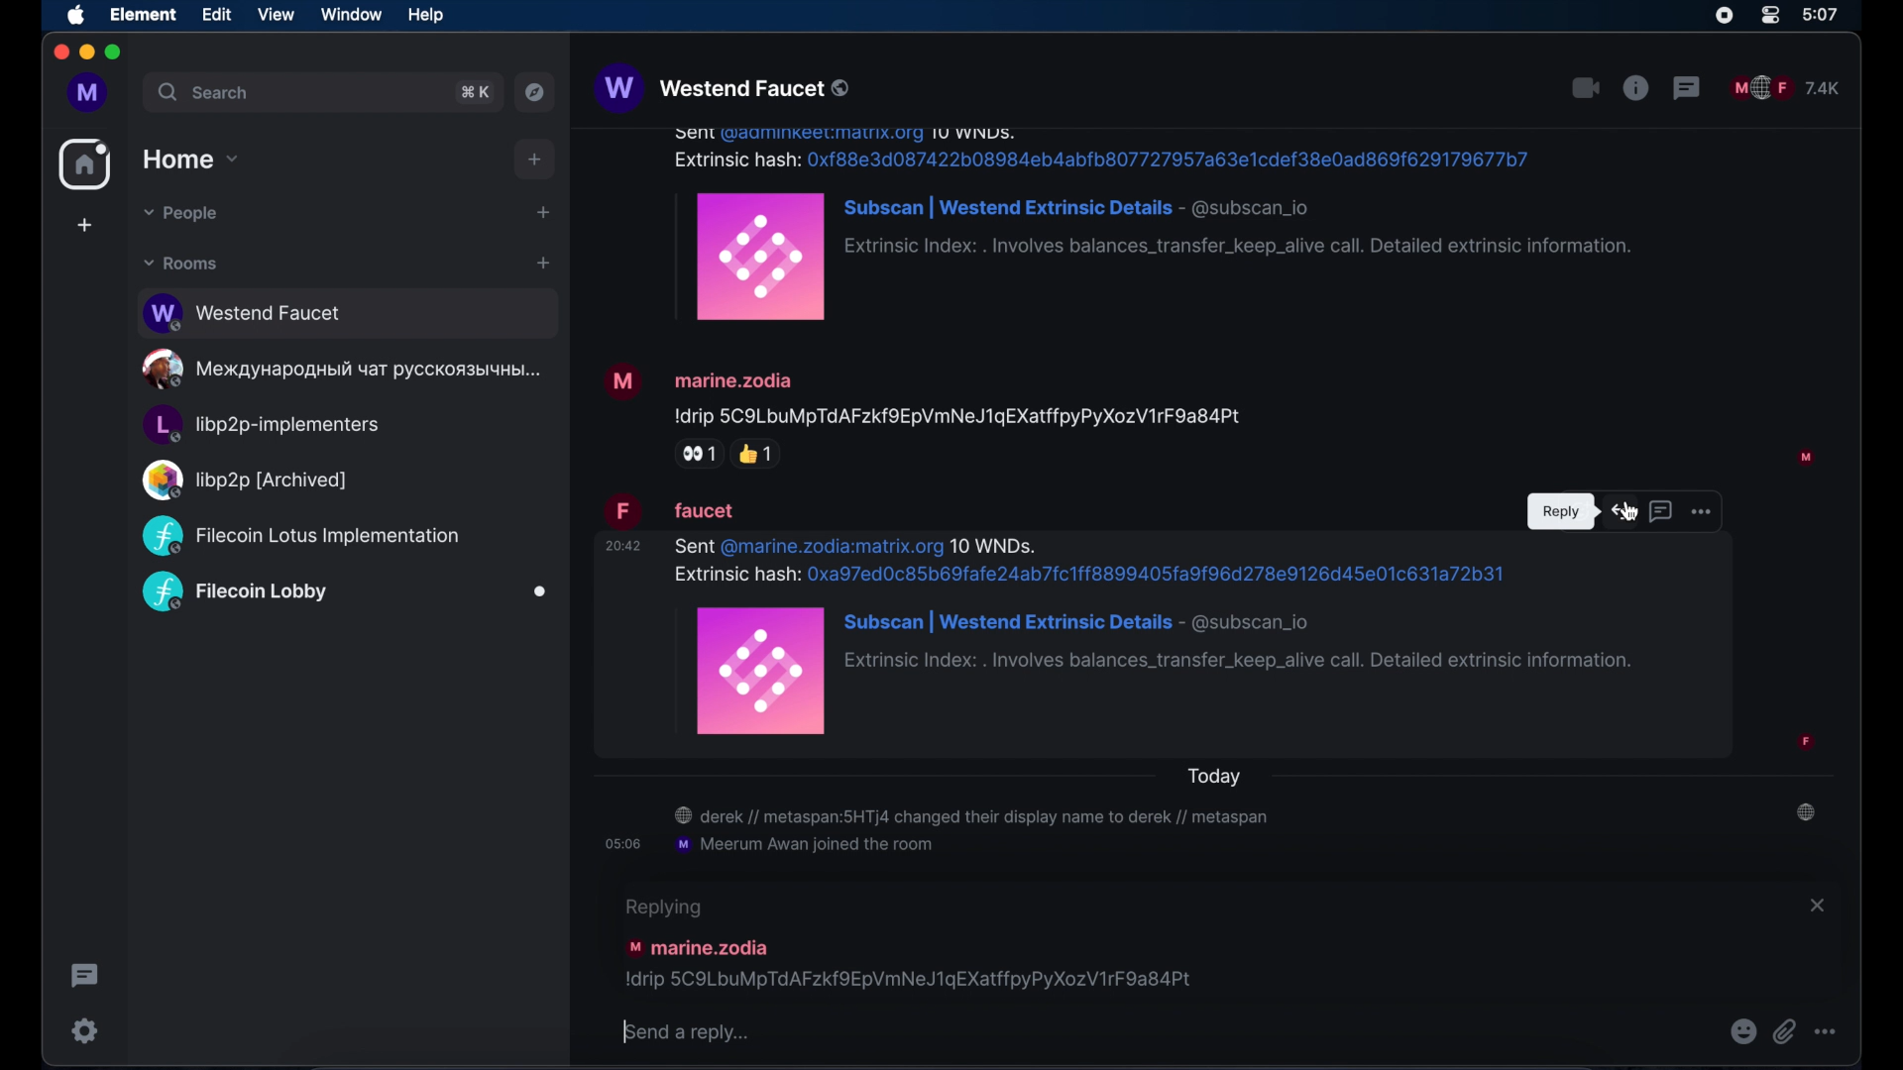 This screenshot has height=1070, width=1903. I want to click on create  space, so click(86, 226).